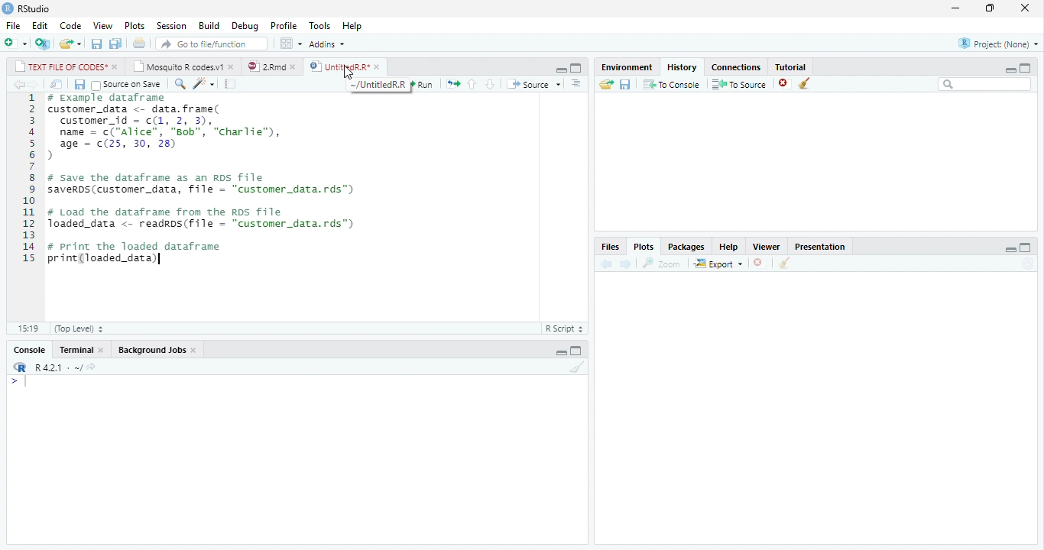 This screenshot has height=550, width=1044. I want to click on search, so click(180, 84).